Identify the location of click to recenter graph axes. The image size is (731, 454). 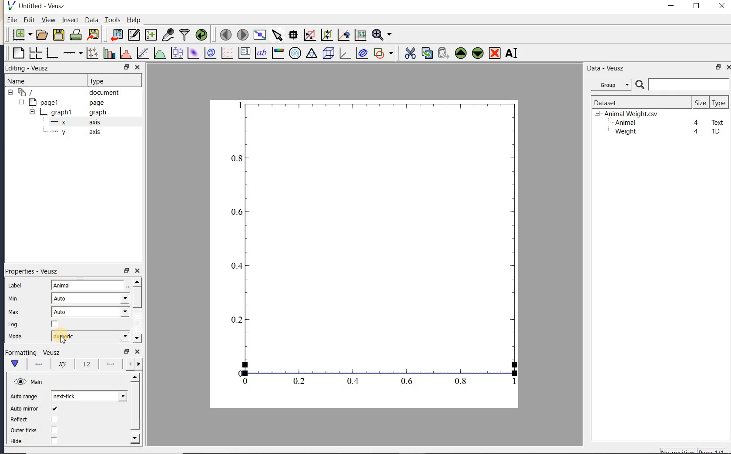
(344, 35).